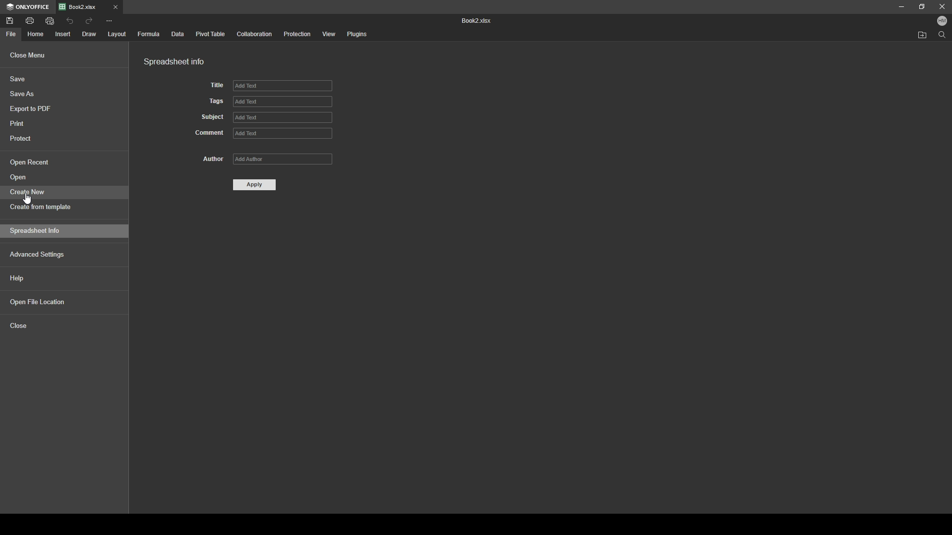 The image size is (952, 535). I want to click on pivot table, so click(211, 34).